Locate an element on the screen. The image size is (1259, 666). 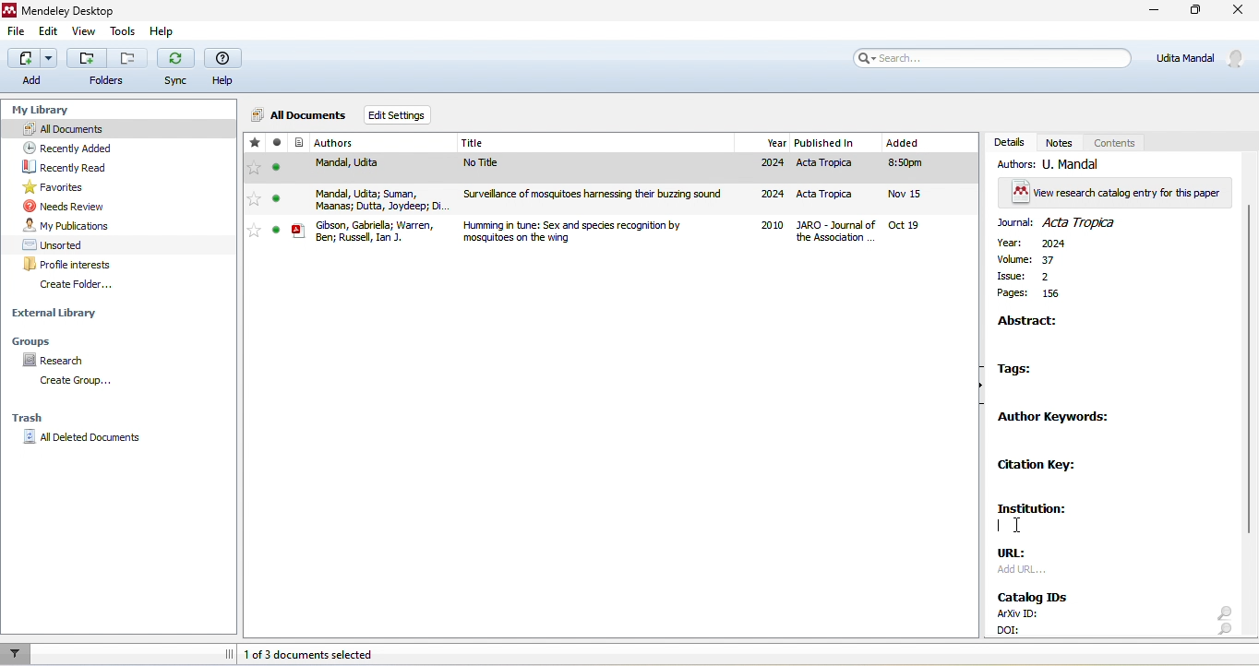
my library is located at coordinates (48, 111).